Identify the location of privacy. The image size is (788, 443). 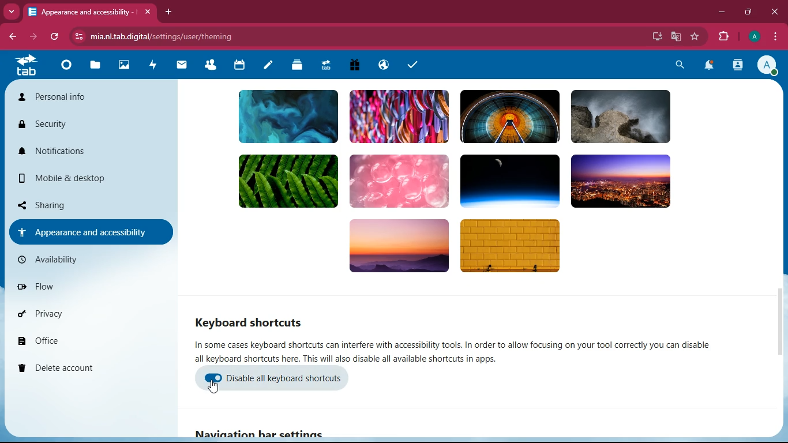
(88, 315).